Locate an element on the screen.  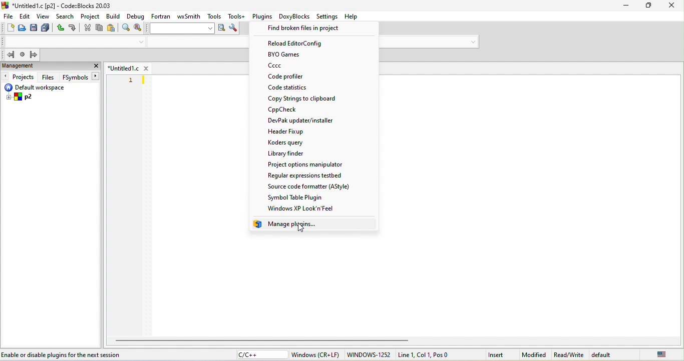
jump forward is located at coordinates (34, 54).